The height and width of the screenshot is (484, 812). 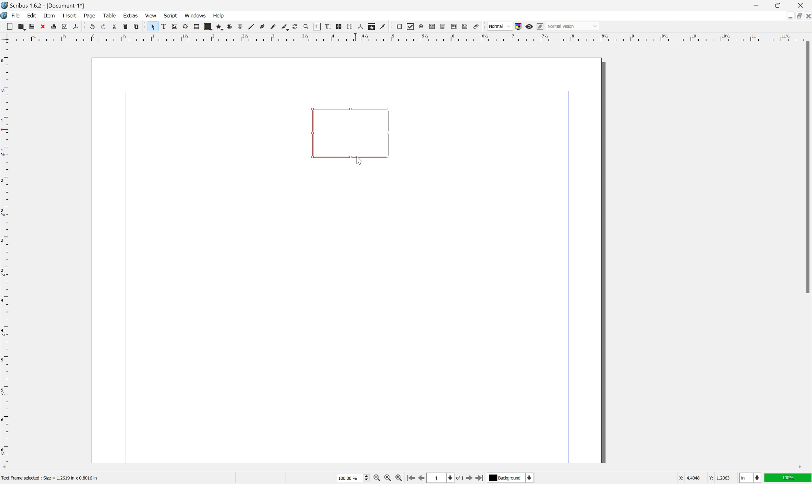 What do you see at coordinates (42, 26) in the screenshot?
I see `cut` at bounding box center [42, 26].